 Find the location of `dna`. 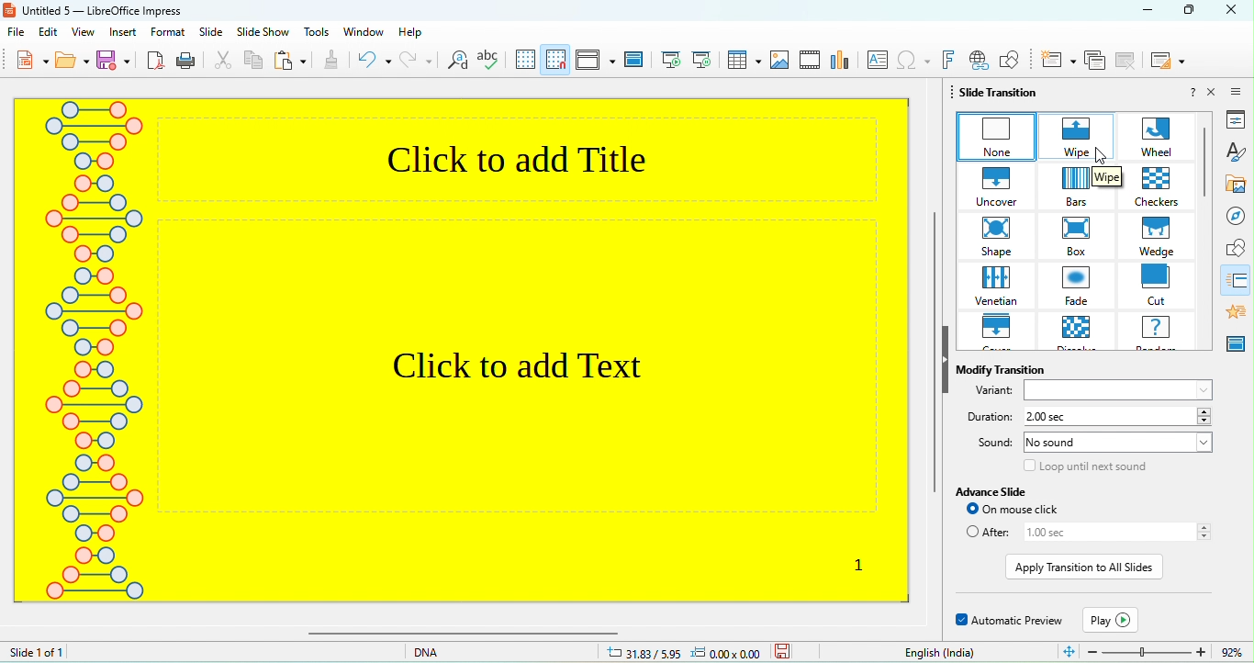

dna is located at coordinates (441, 653).